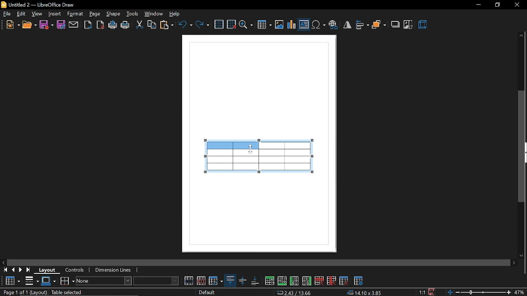 The height and width of the screenshot is (296, 527). What do you see at coordinates (133, 14) in the screenshot?
I see `tools` at bounding box center [133, 14].